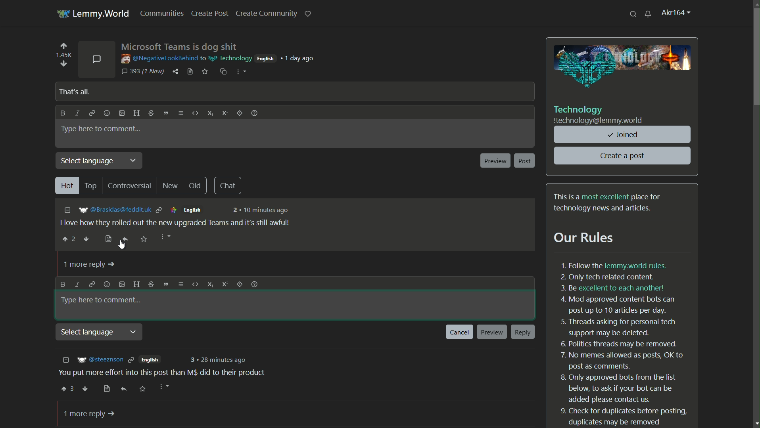 Image resolution: width=760 pixels, height=428 pixels. What do you see at coordinates (151, 284) in the screenshot?
I see `strike through` at bounding box center [151, 284].